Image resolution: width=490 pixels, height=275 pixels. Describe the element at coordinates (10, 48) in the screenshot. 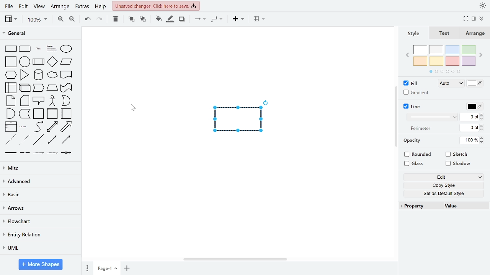

I see `general shapes` at that location.